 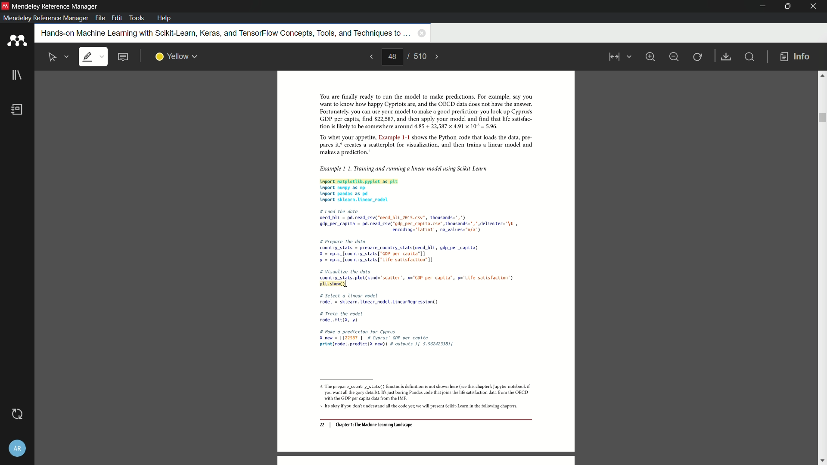 What do you see at coordinates (419, 56) in the screenshot?
I see `total page` at bounding box center [419, 56].